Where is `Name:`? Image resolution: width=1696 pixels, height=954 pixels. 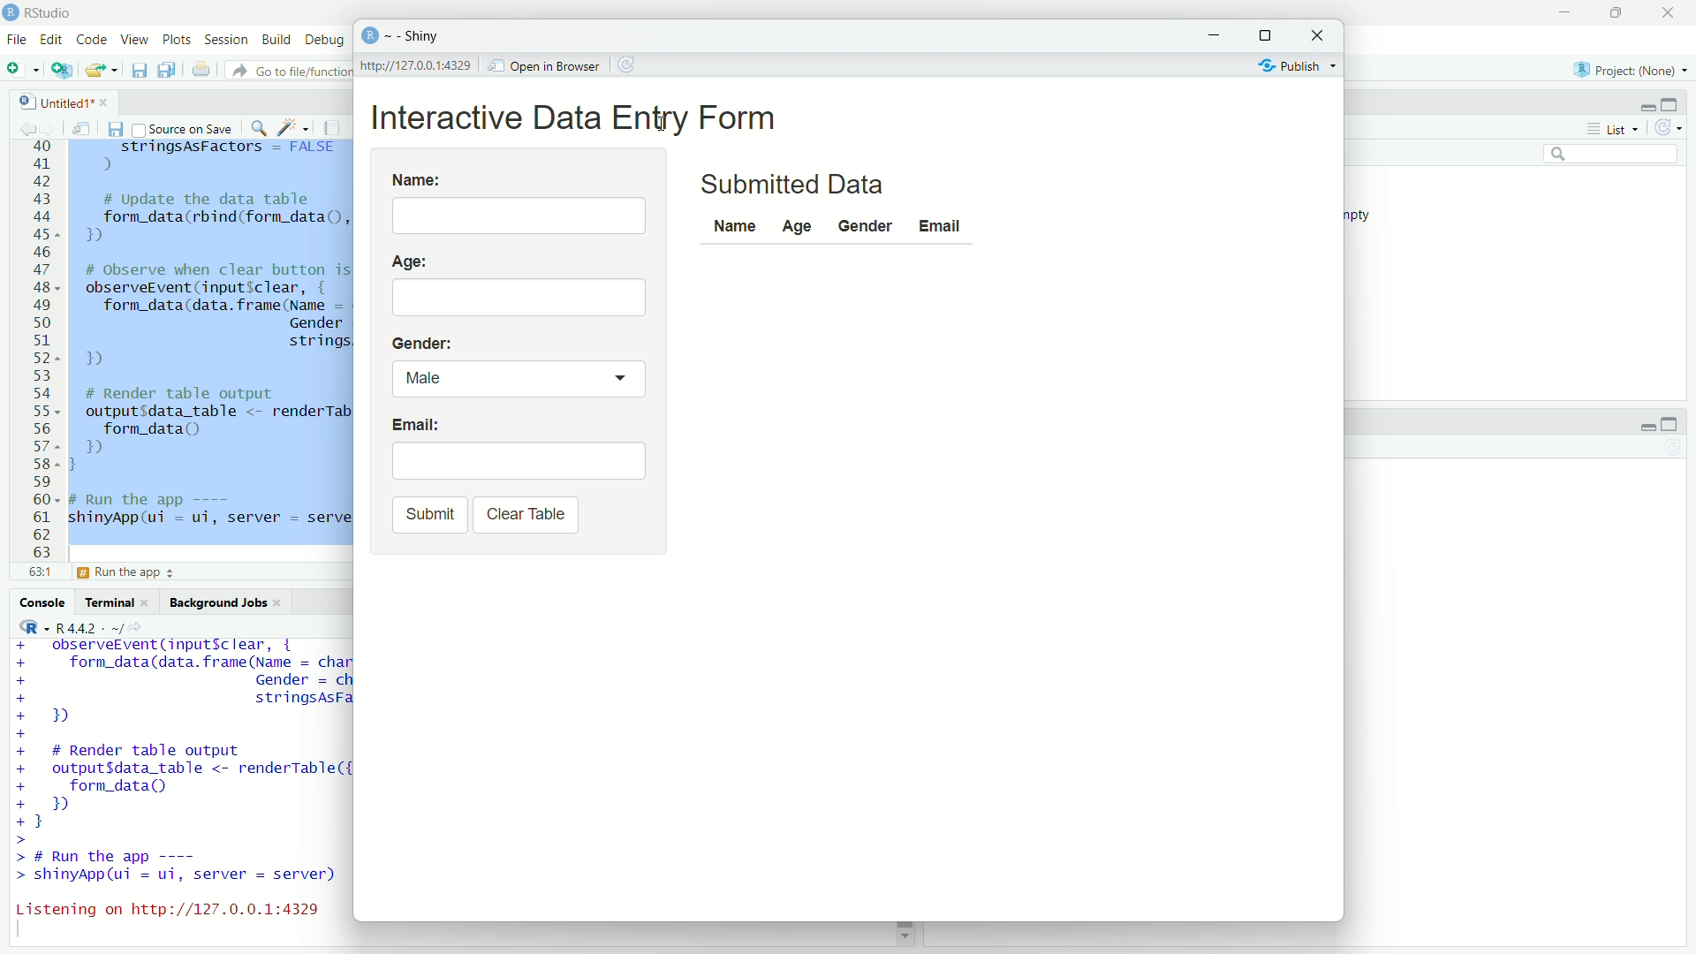 Name: is located at coordinates (417, 178).